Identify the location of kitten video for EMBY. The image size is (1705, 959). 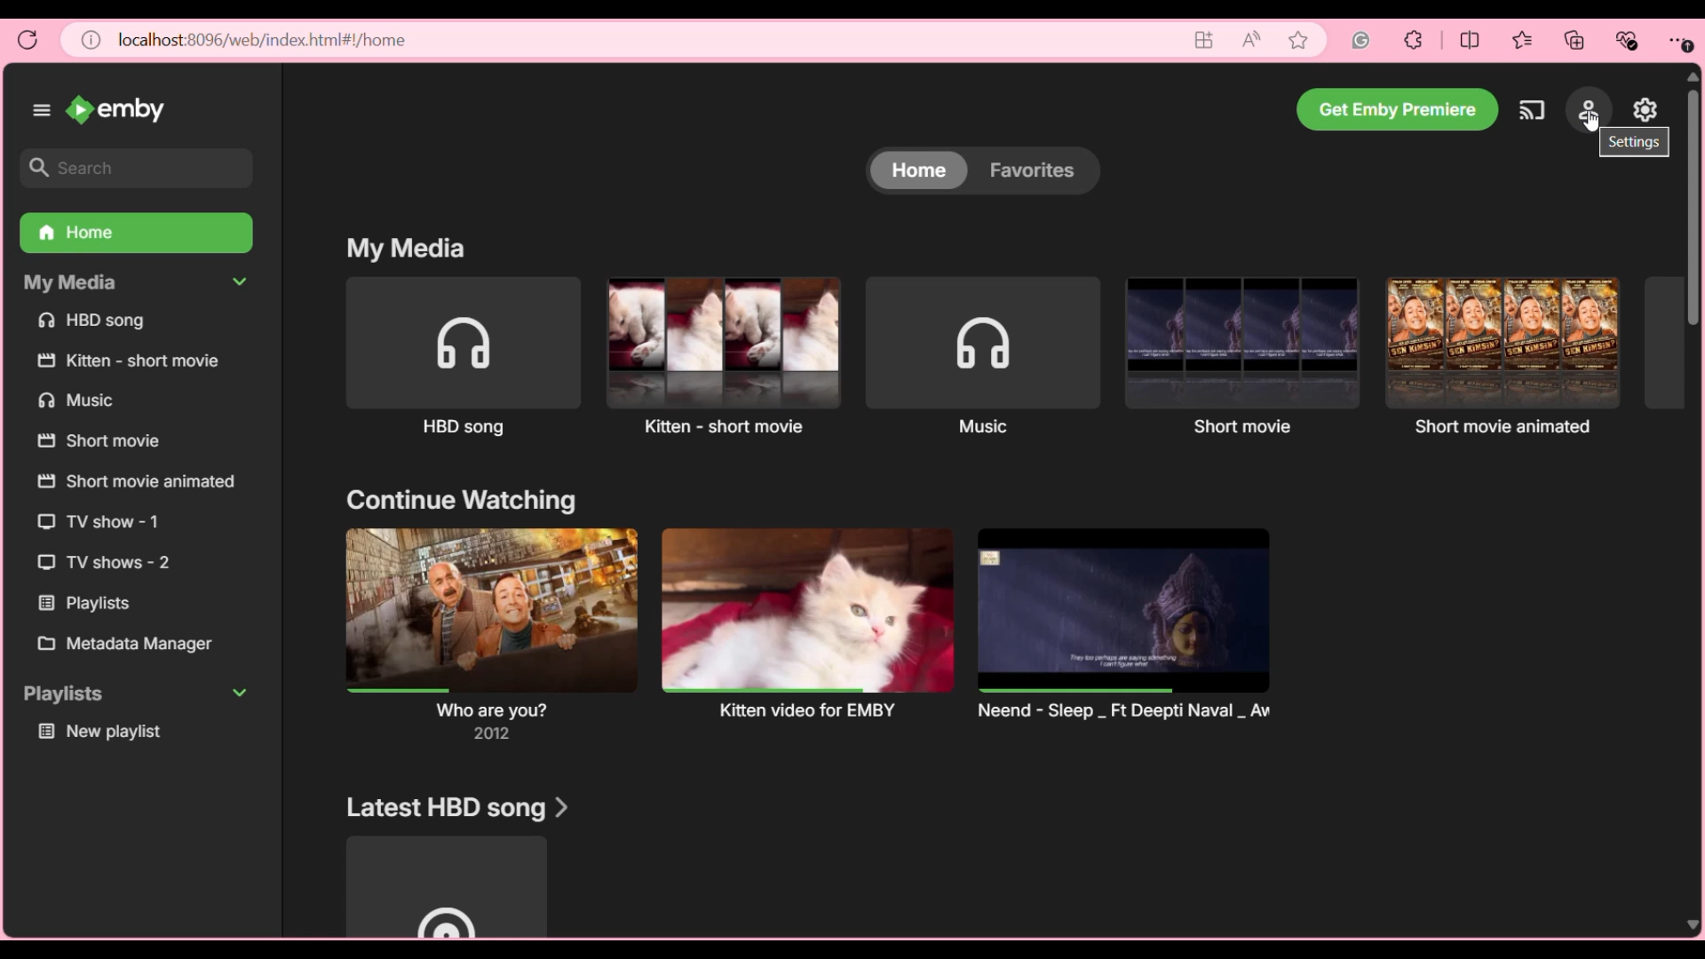
(803, 624).